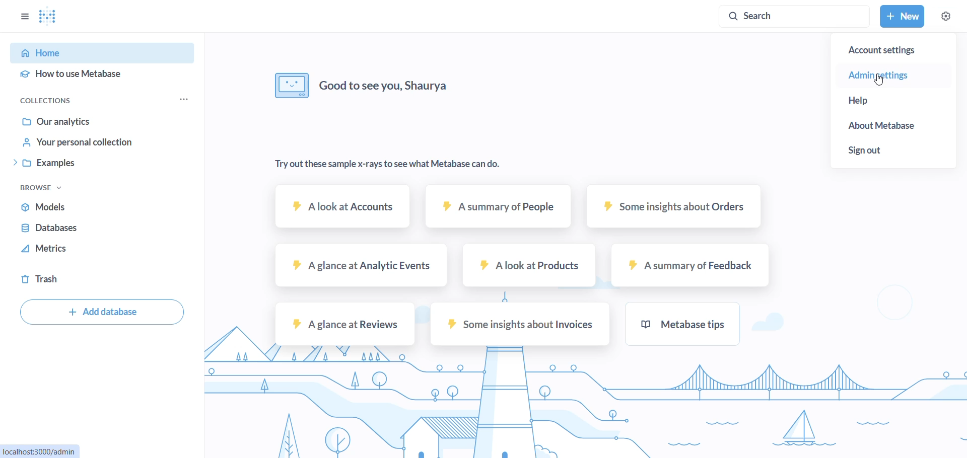 The height and width of the screenshot is (458, 967). Describe the element at coordinates (23, 17) in the screenshot. I see `options` at that location.